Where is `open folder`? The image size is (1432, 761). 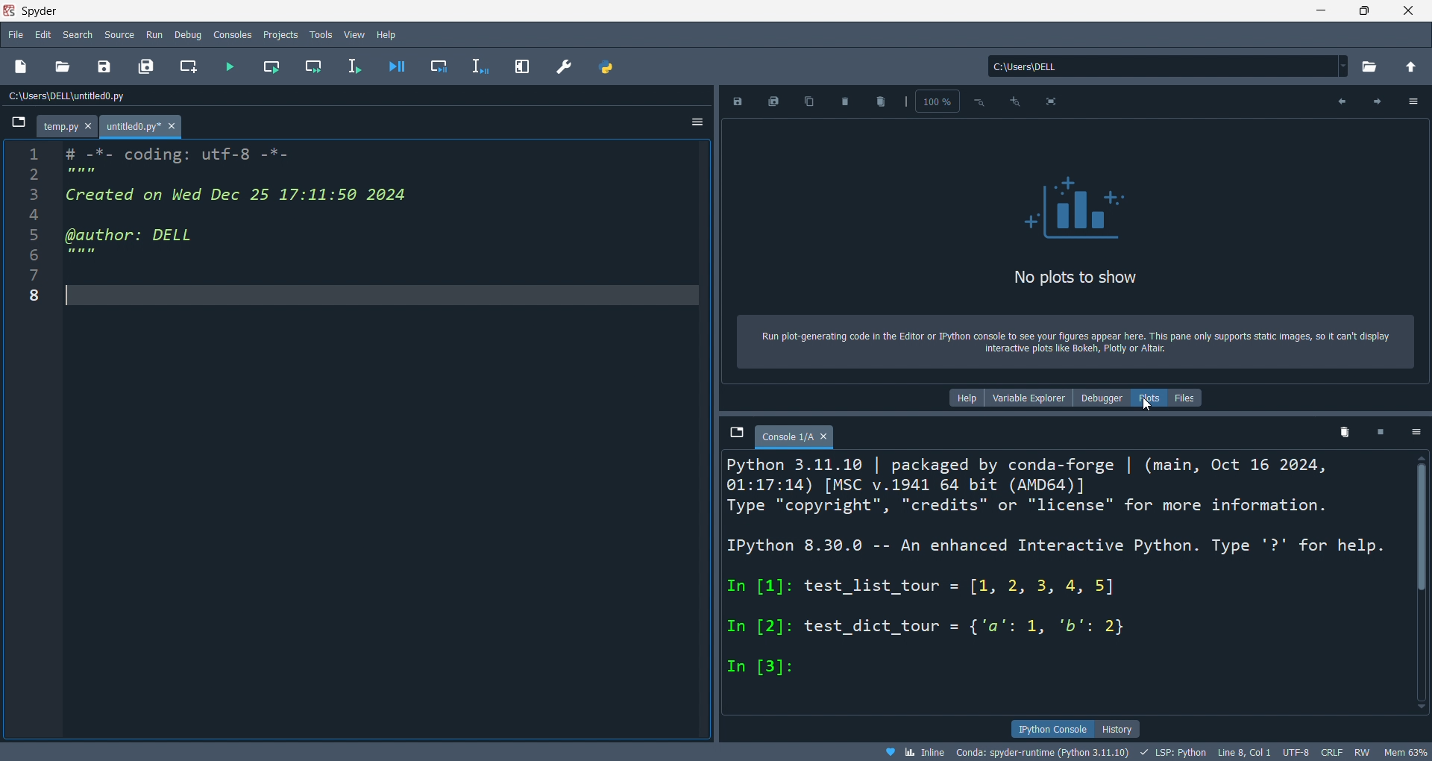 open folder is located at coordinates (1372, 66).